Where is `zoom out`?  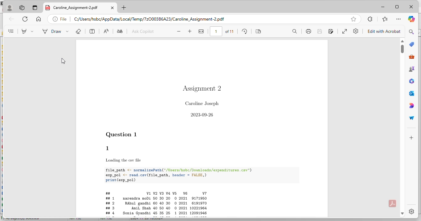 zoom out is located at coordinates (179, 31).